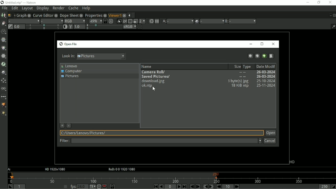  Describe the element at coordinates (227, 21) in the screenshot. I see `Viewer input B` at that location.